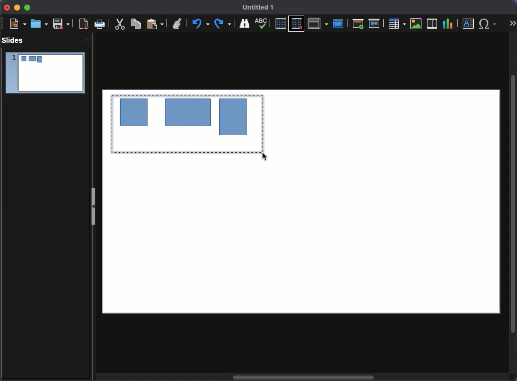  Describe the element at coordinates (224, 24) in the screenshot. I see `Redo` at that location.